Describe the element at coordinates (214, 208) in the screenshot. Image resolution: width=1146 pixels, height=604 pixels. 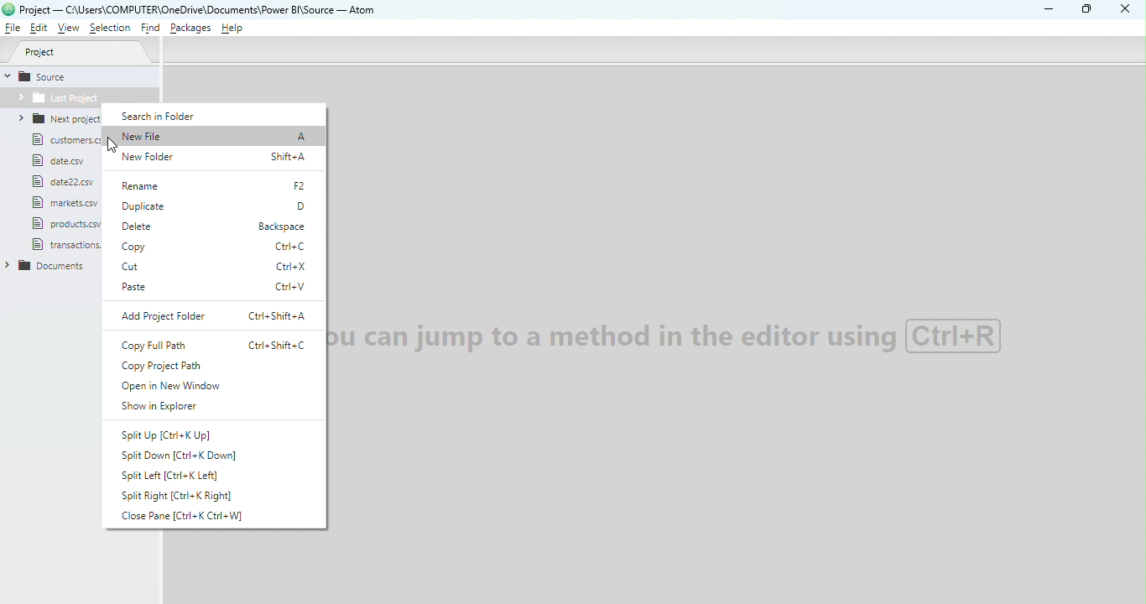
I see `Duplicate` at that location.